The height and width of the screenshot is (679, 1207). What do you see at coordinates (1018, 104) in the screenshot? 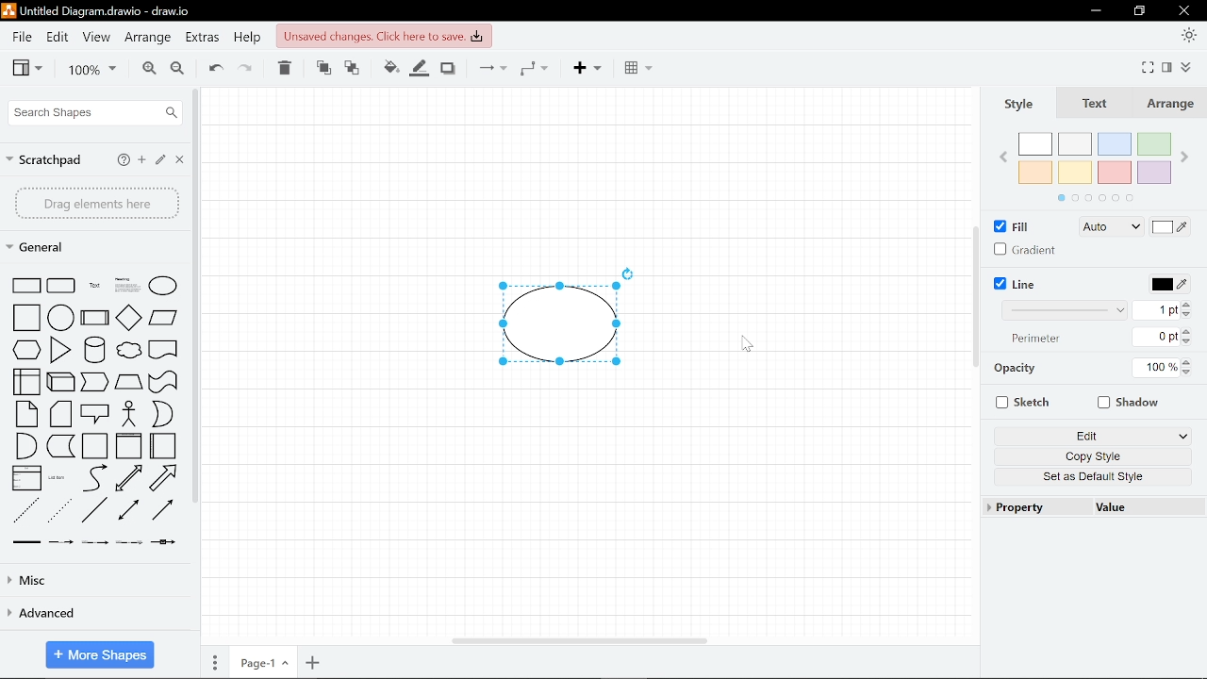
I see `Style` at bounding box center [1018, 104].